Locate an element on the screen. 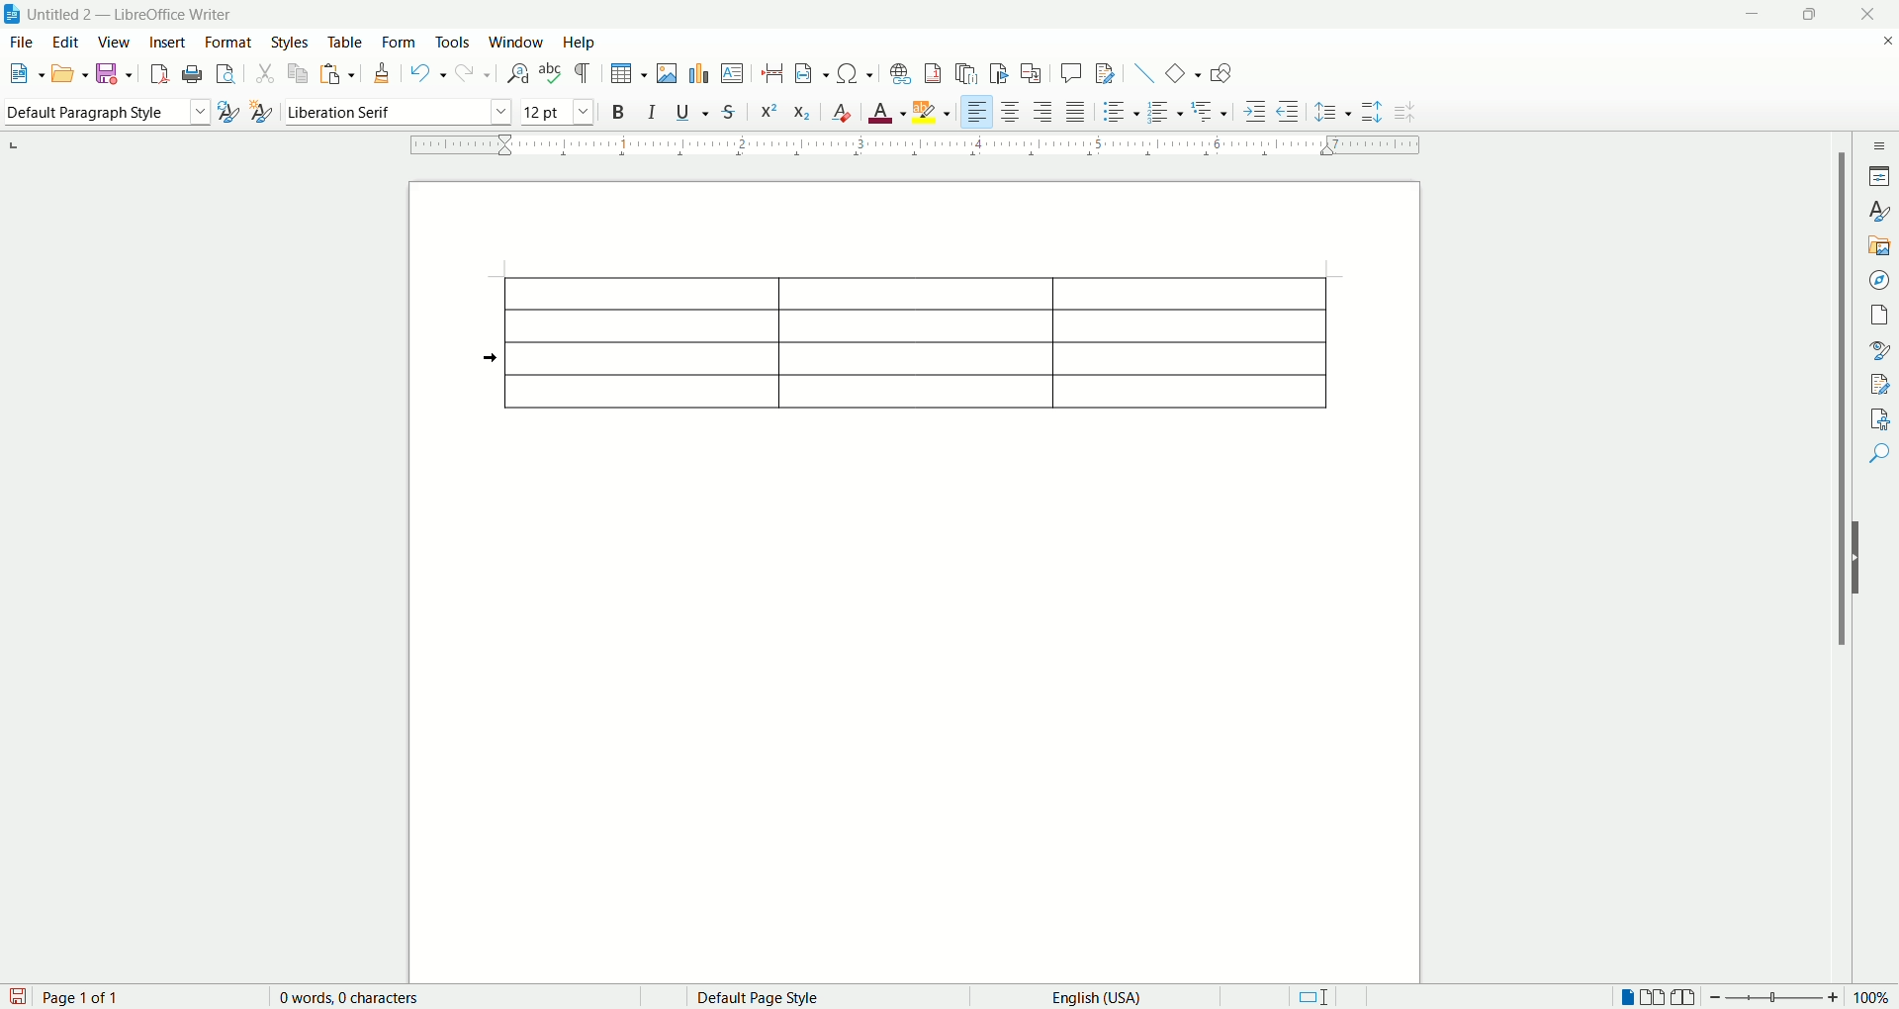 This screenshot has width=1899, height=1009. clear formating is located at coordinates (839, 112).